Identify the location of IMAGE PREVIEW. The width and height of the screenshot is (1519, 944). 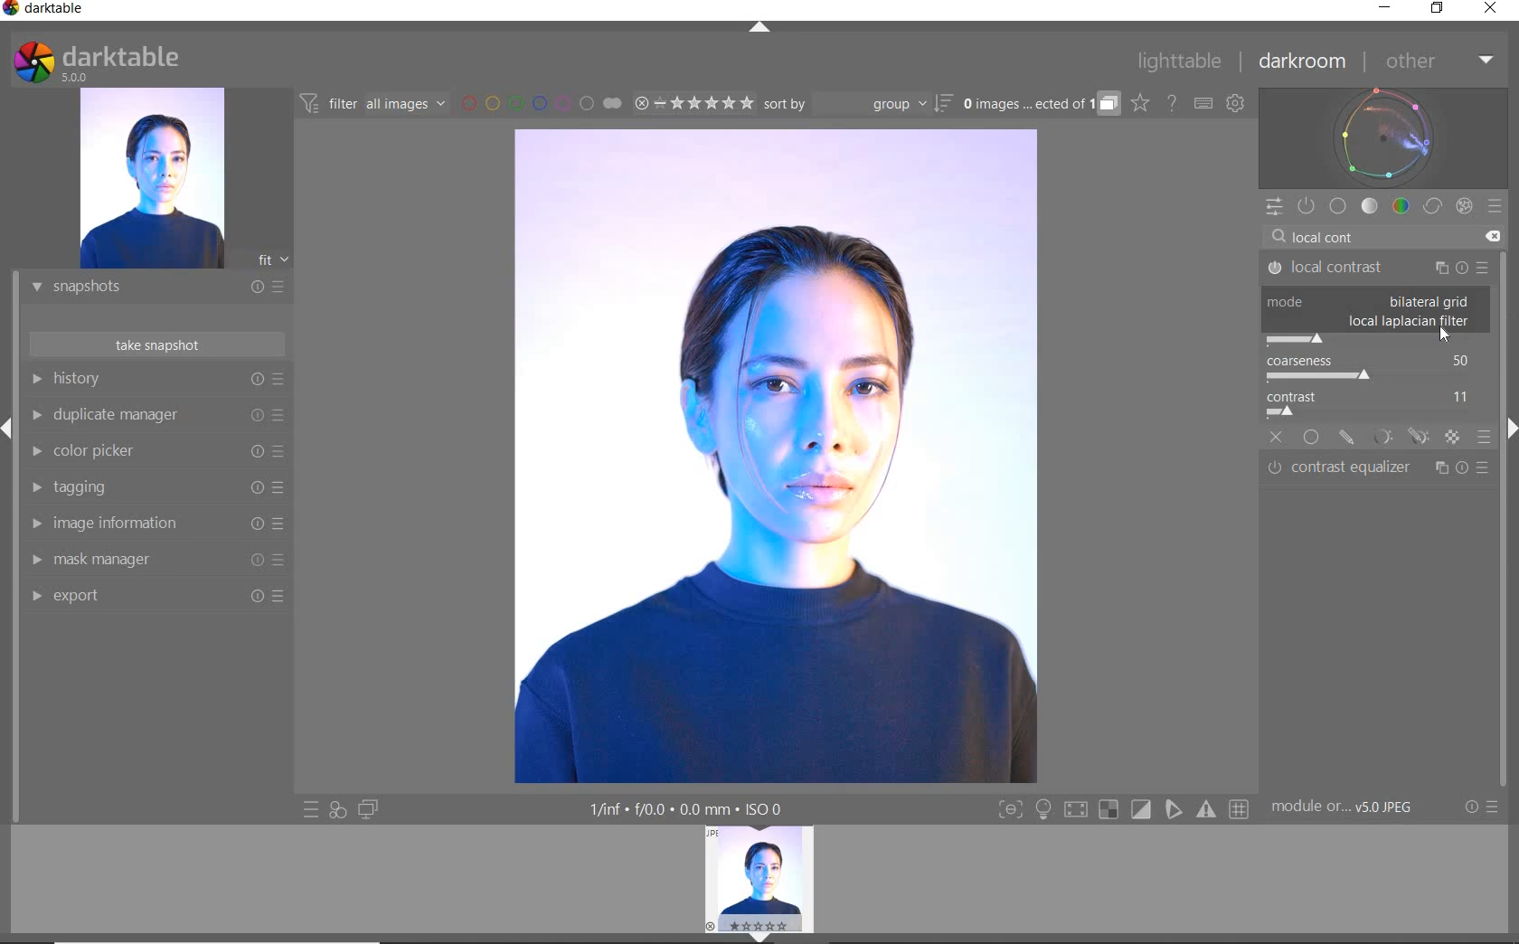
(151, 179).